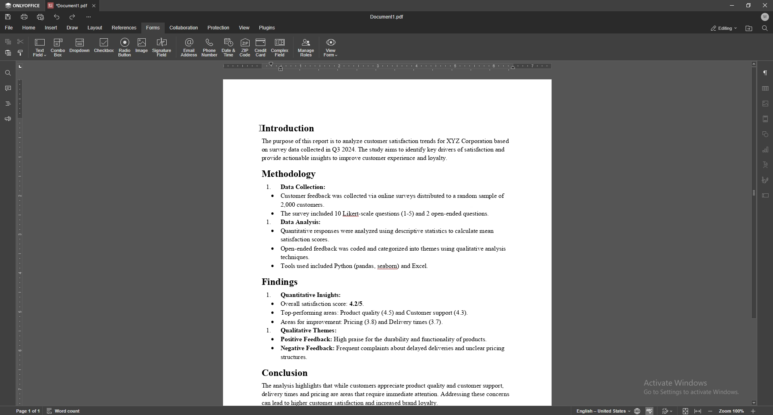  Describe the element at coordinates (64, 411) in the screenshot. I see `word count` at that location.